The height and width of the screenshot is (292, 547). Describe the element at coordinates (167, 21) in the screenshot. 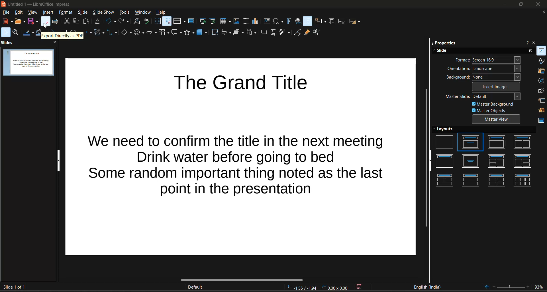

I see `snap to grid` at that location.